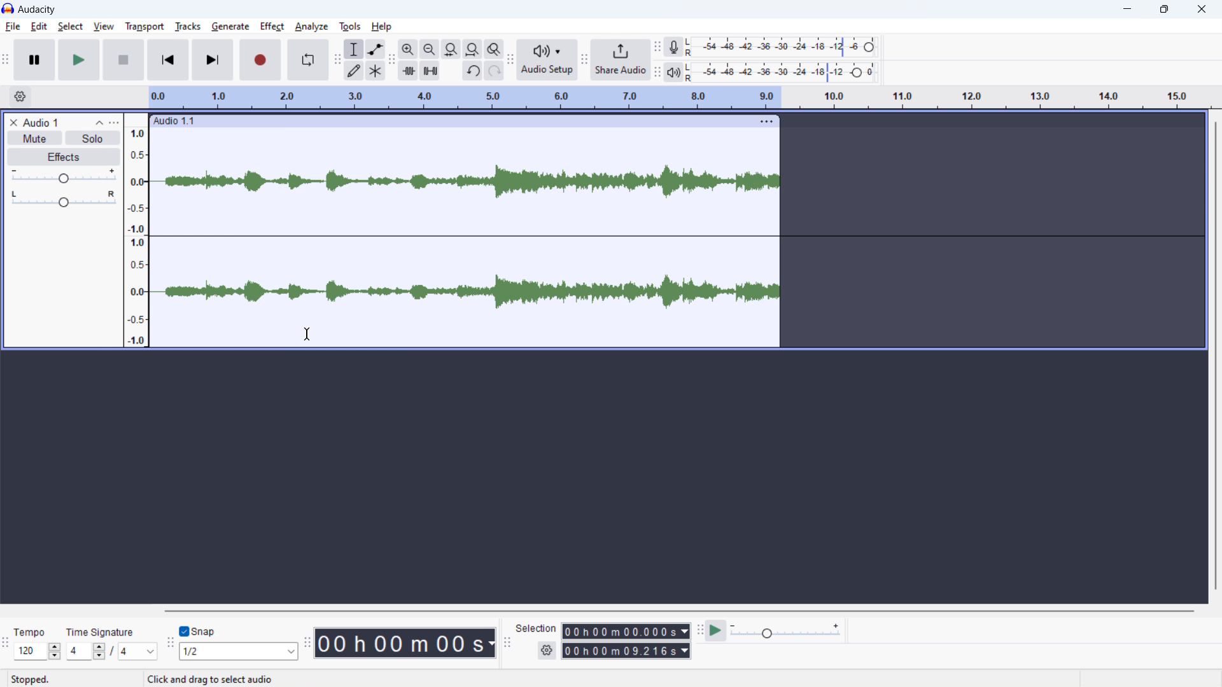  What do you see at coordinates (678, 97) in the screenshot?
I see `timeline` at bounding box center [678, 97].